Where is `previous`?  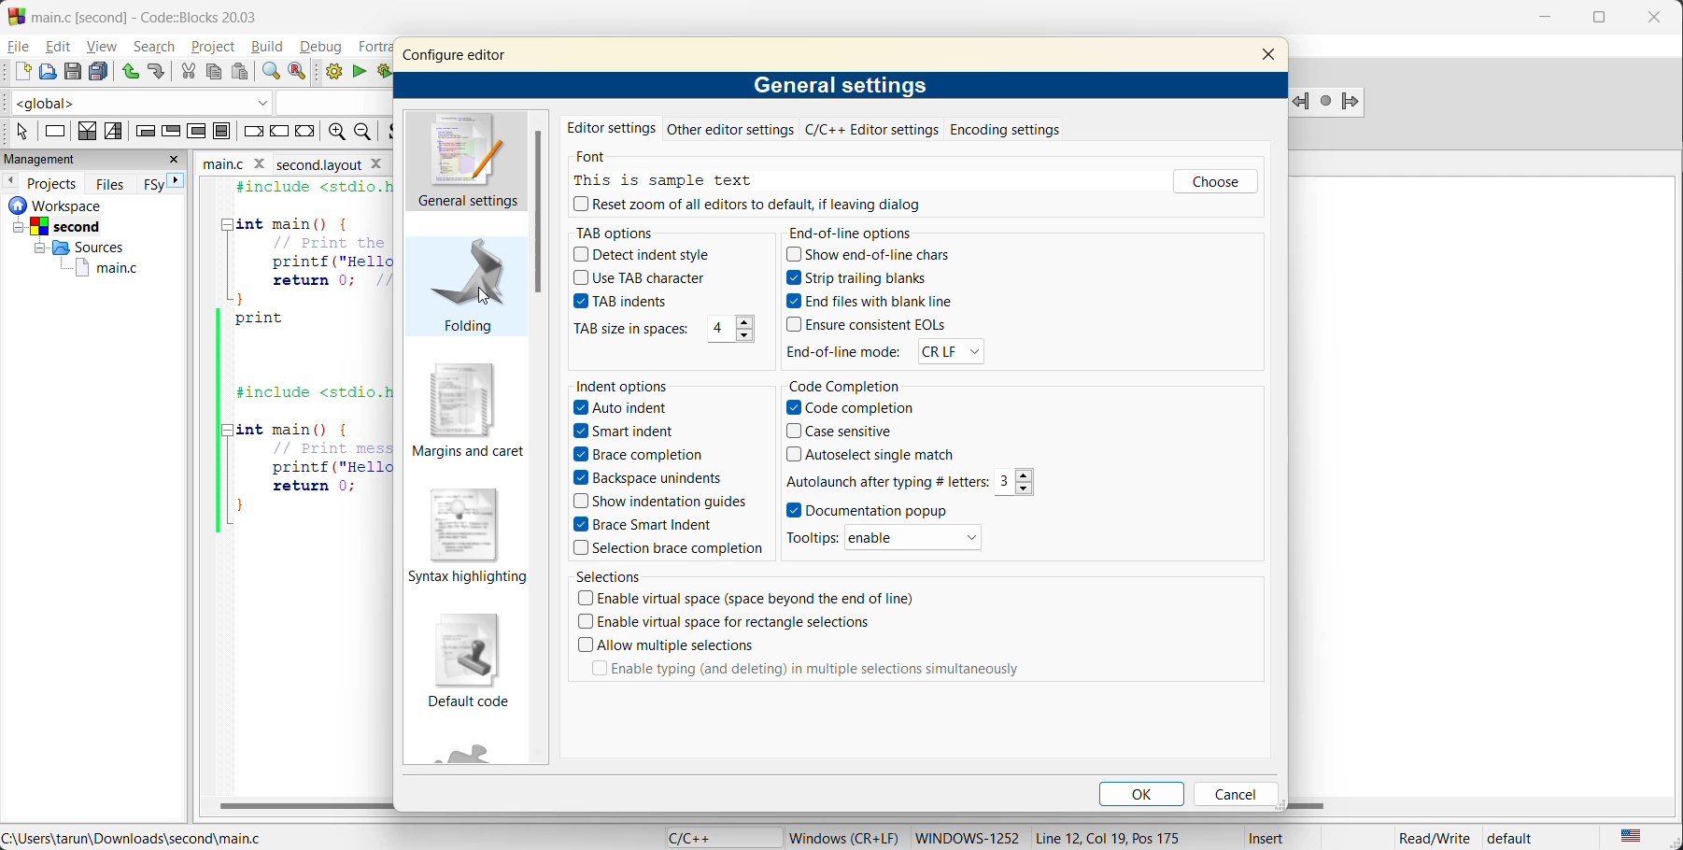 previous is located at coordinates (10, 182).